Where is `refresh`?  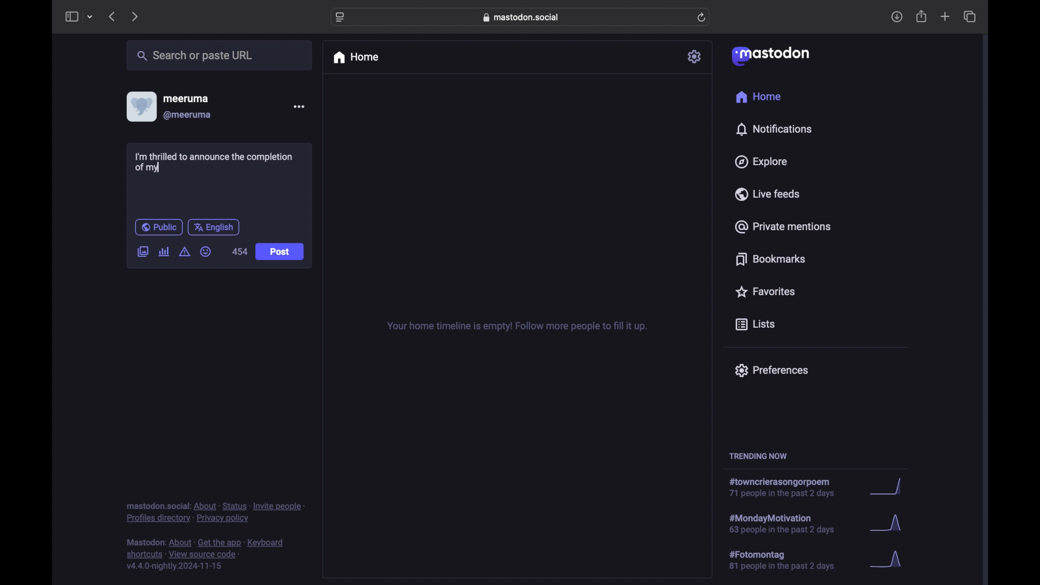 refresh is located at coordinates (701, 17).